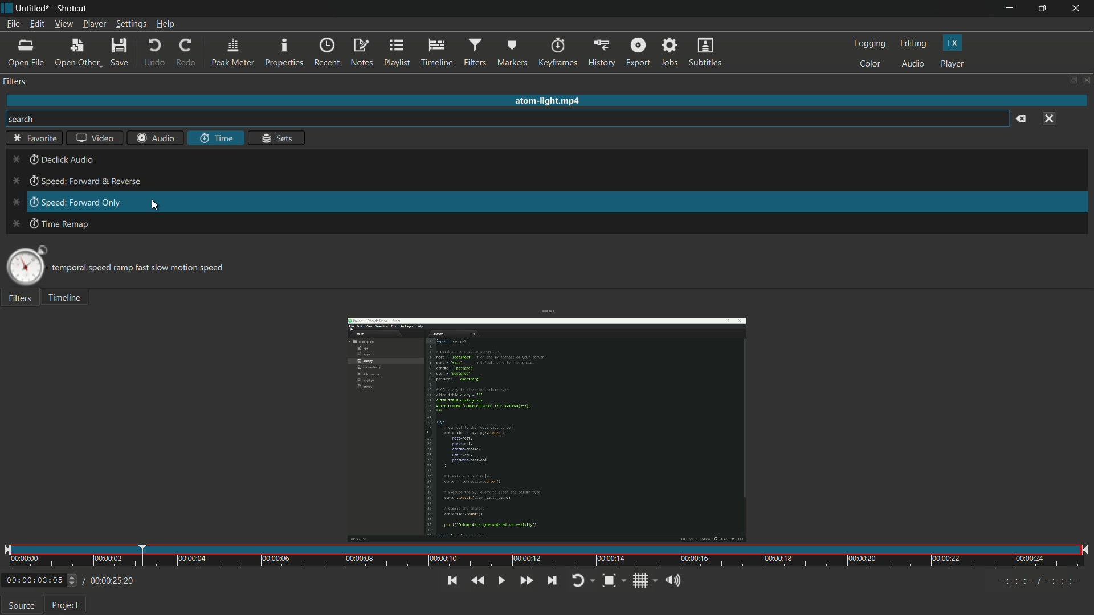 This screenshot has height=615, width=1094. Describe the element at coordinates (13, 24) in the screenshot. I see `file menu` at that location.